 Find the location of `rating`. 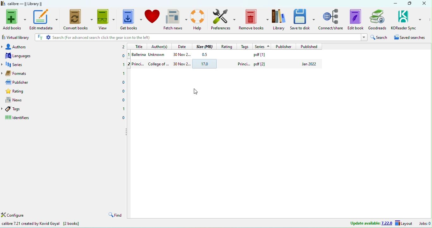

rating is located at coordinates (25, 91).